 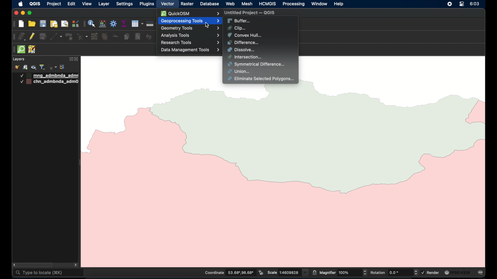 I want to click on geoprocessing tools, so click(x=191, y=21).